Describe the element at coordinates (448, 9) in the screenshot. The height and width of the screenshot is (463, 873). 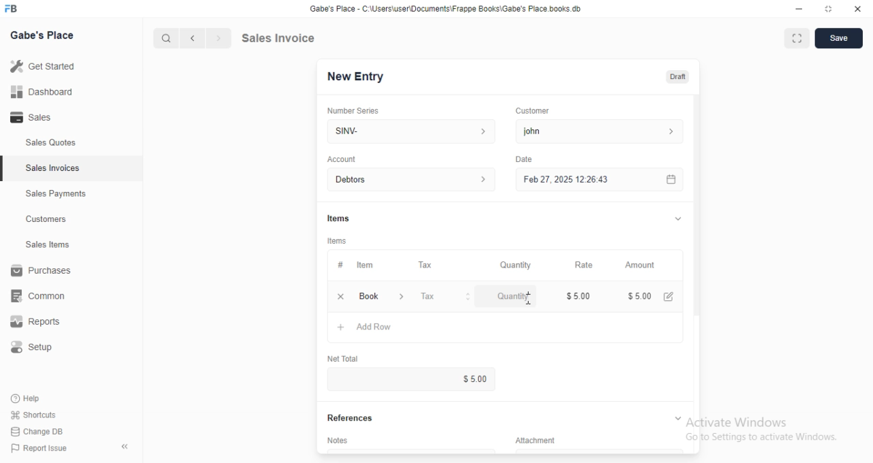
I see `Gabe's Place - C'\Users\userDocuments\Frappe Books\Gabe's Place books db` at that location.